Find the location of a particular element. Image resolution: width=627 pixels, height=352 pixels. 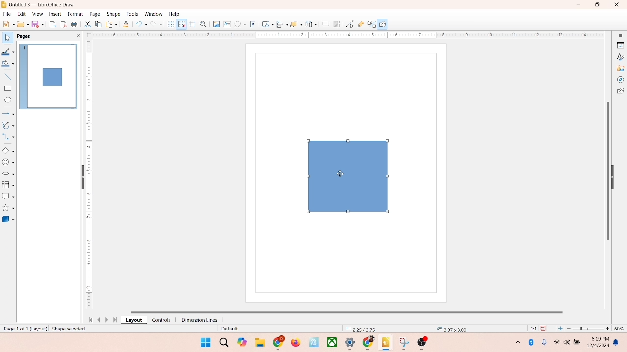

cut is located at coordinates (88, 25).